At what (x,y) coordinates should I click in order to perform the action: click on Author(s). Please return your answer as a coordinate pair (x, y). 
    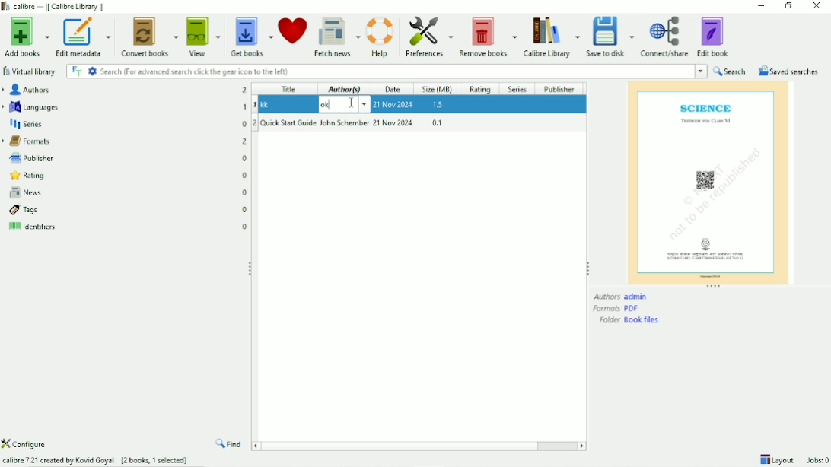
    Looking at the image, I should click on (345, 88).